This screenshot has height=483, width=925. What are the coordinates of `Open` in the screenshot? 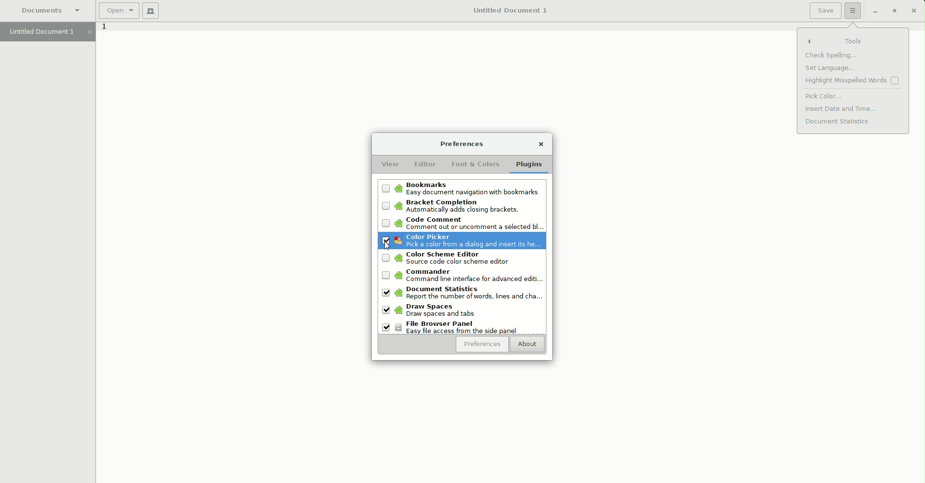 It's located at (118, 11).